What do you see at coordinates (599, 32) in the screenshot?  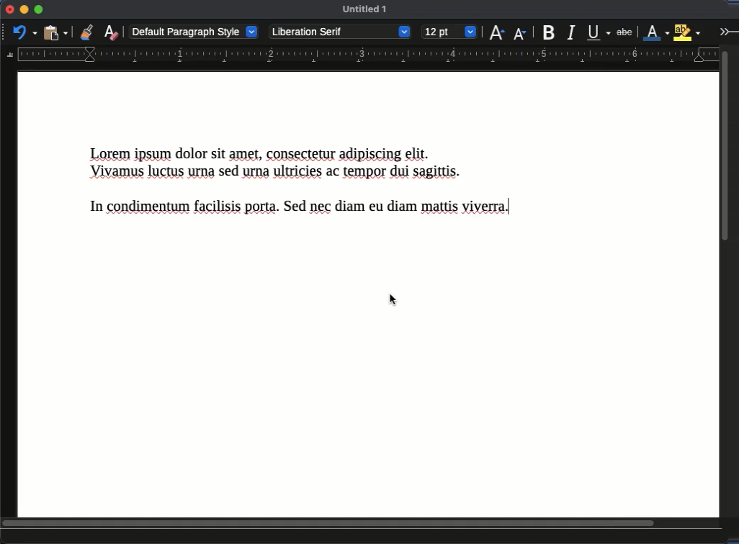 I see `underline ` at bounding box center [599, 32].